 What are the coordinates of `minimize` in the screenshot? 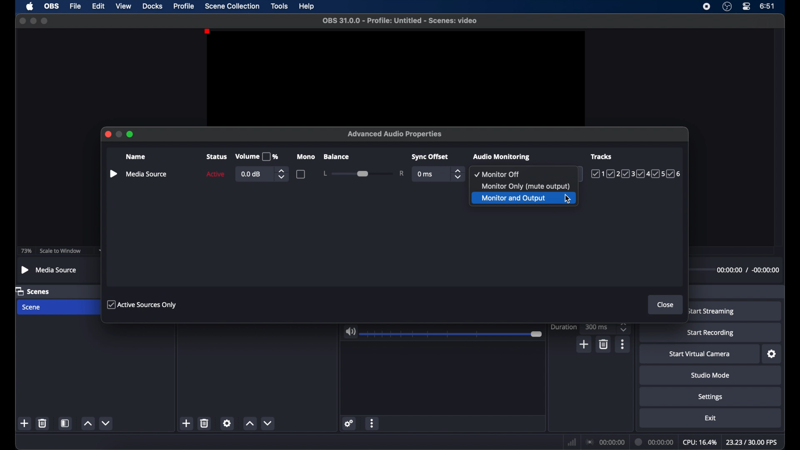 It's located at (33, 20).